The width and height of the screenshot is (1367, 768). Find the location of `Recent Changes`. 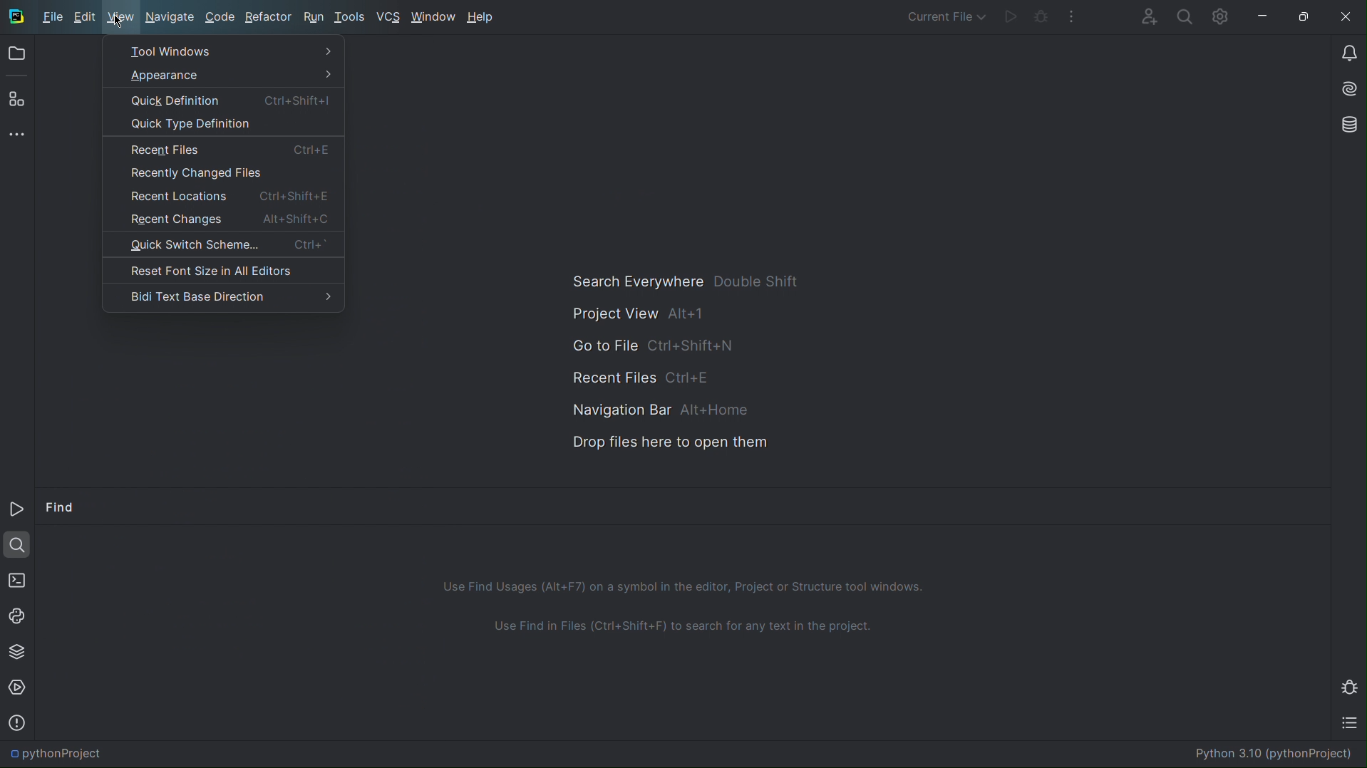

Recent Changes is located at coordinates (221, 219).